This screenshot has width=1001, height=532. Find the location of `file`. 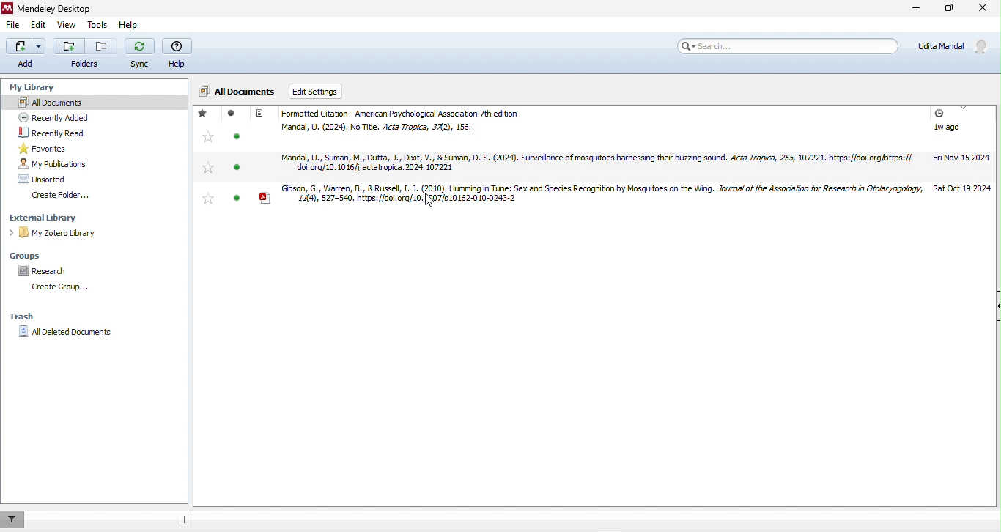

file is located at coordinates (14, 23).